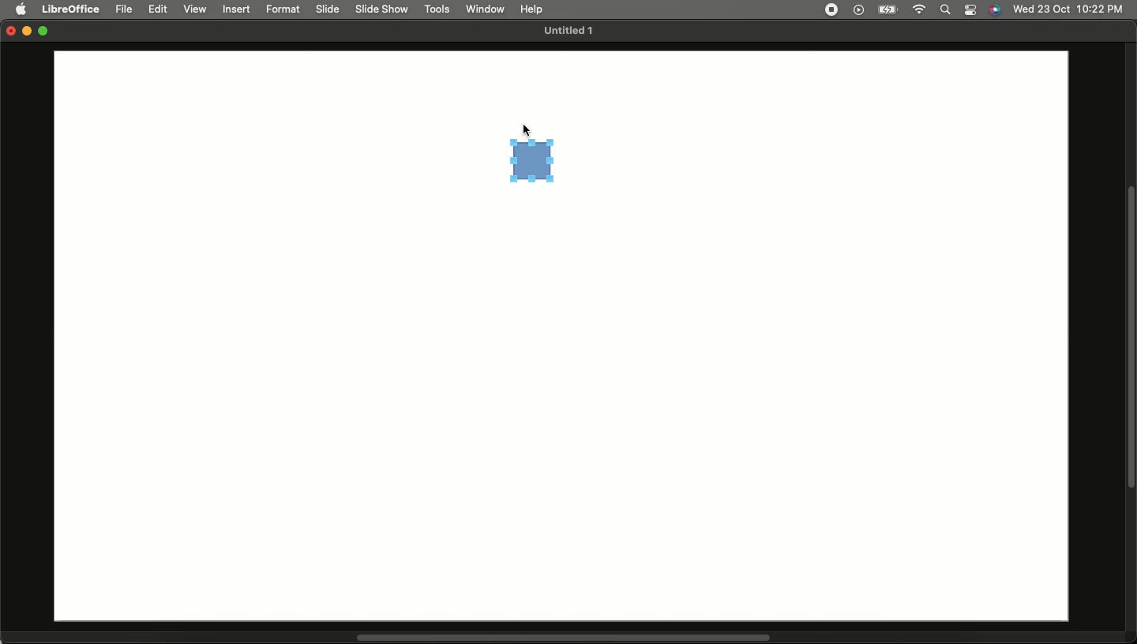 The image size is (1137, 644). I want to click on Recording, so click(831, 9).